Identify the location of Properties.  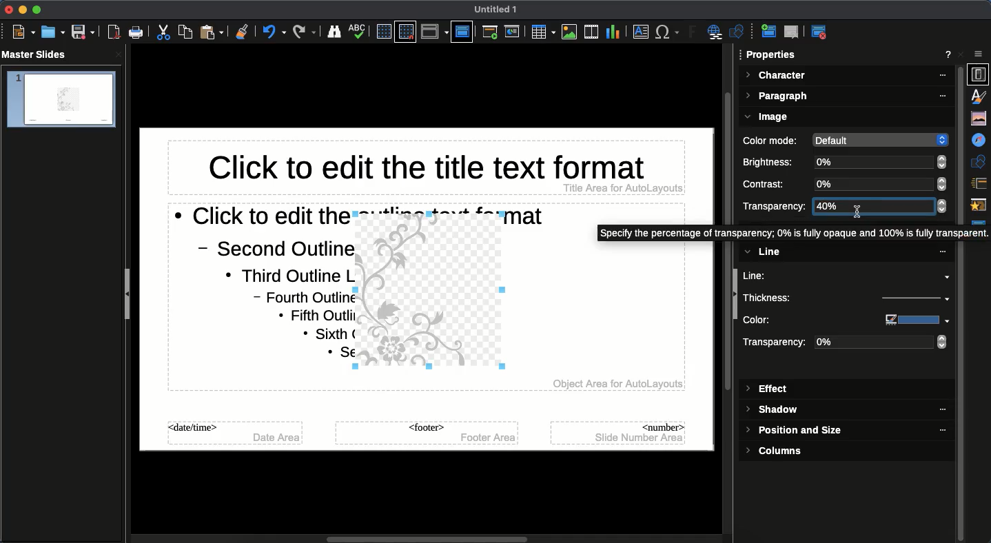
(978, 74).